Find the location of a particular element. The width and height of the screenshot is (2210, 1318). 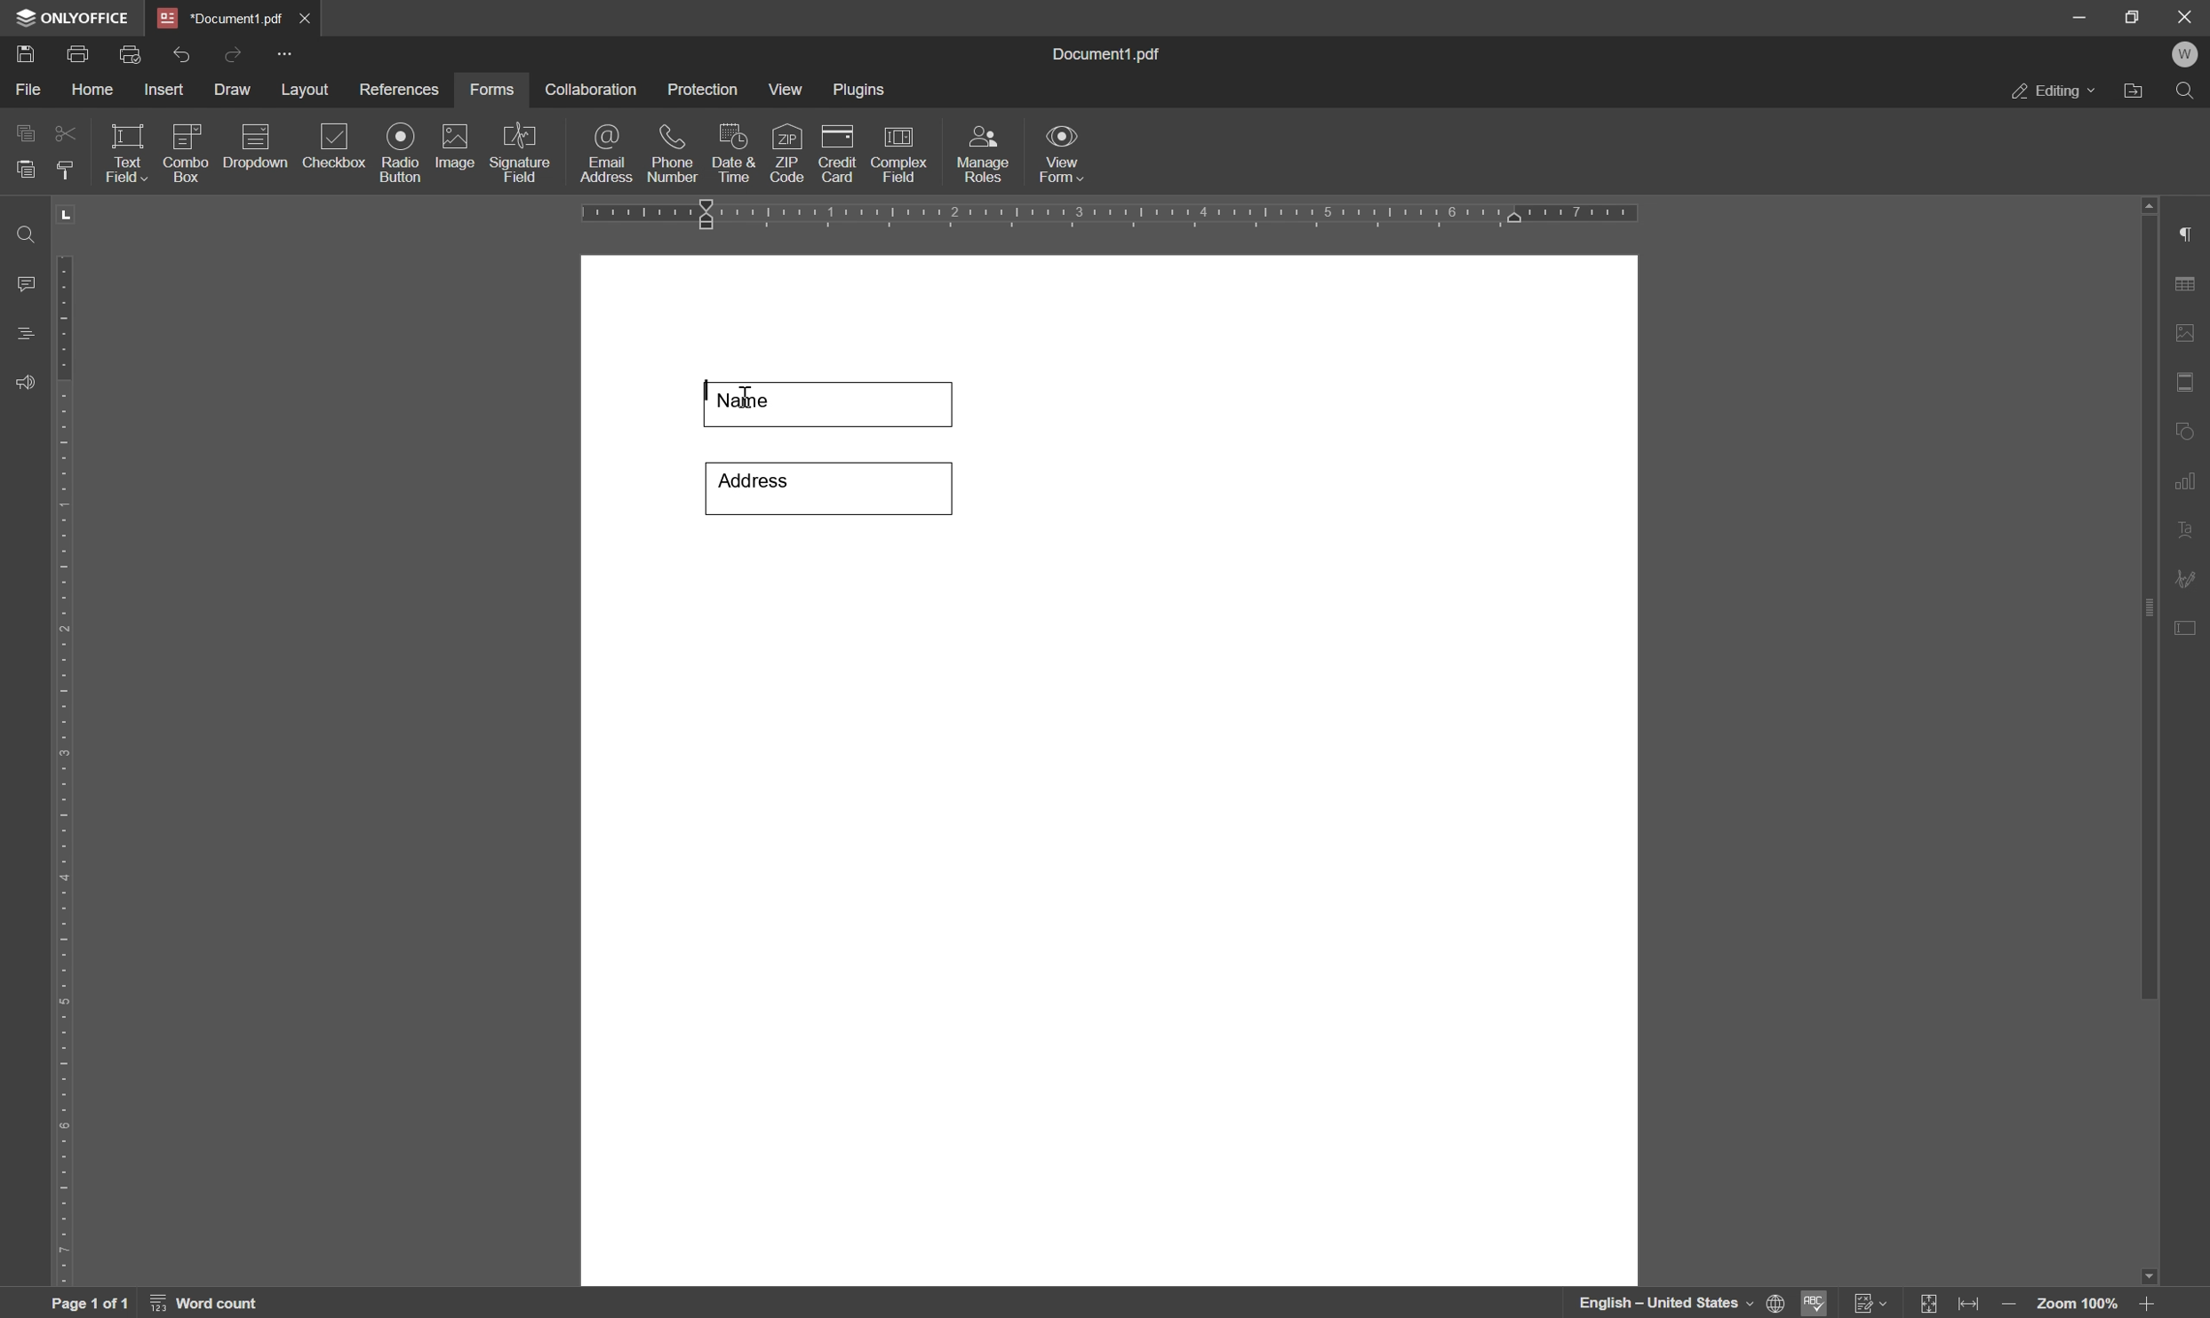

Address is located at coordinates (826, 487).